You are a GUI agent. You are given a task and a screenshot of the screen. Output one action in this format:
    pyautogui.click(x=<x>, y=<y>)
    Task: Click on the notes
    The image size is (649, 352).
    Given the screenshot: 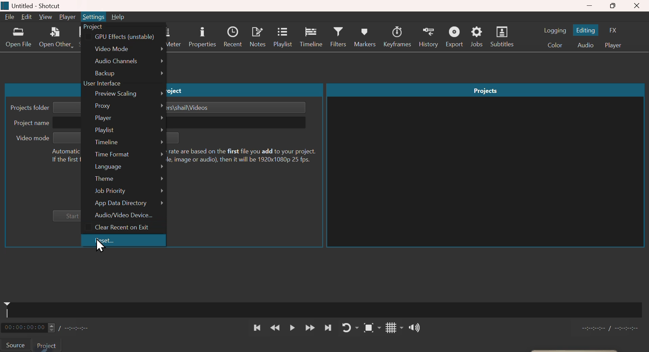 What is the action you would take?
    pyautogui.click(x=257, y=37)
    